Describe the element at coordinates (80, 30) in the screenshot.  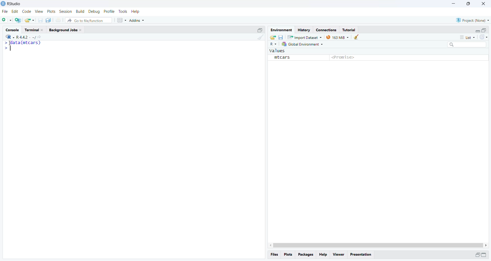
I see `close` at that location.